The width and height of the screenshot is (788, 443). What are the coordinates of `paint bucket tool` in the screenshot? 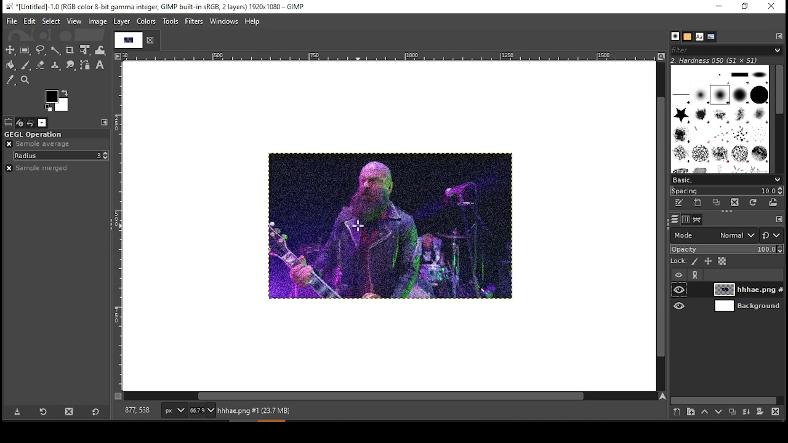 It's located at (10, 65).